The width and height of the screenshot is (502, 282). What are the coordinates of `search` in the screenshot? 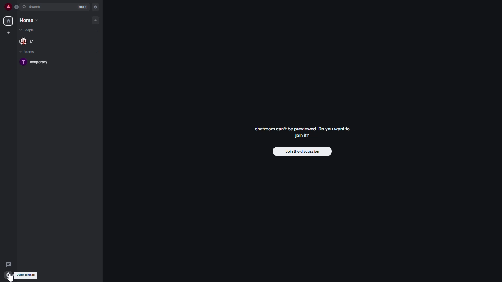 It's located at (37, 7).